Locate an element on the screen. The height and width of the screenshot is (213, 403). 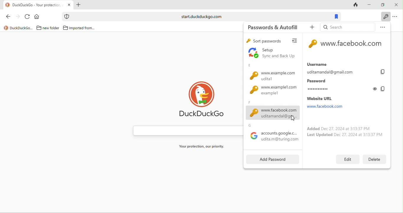
www.facebook.com is located at coordinates (272, 111).